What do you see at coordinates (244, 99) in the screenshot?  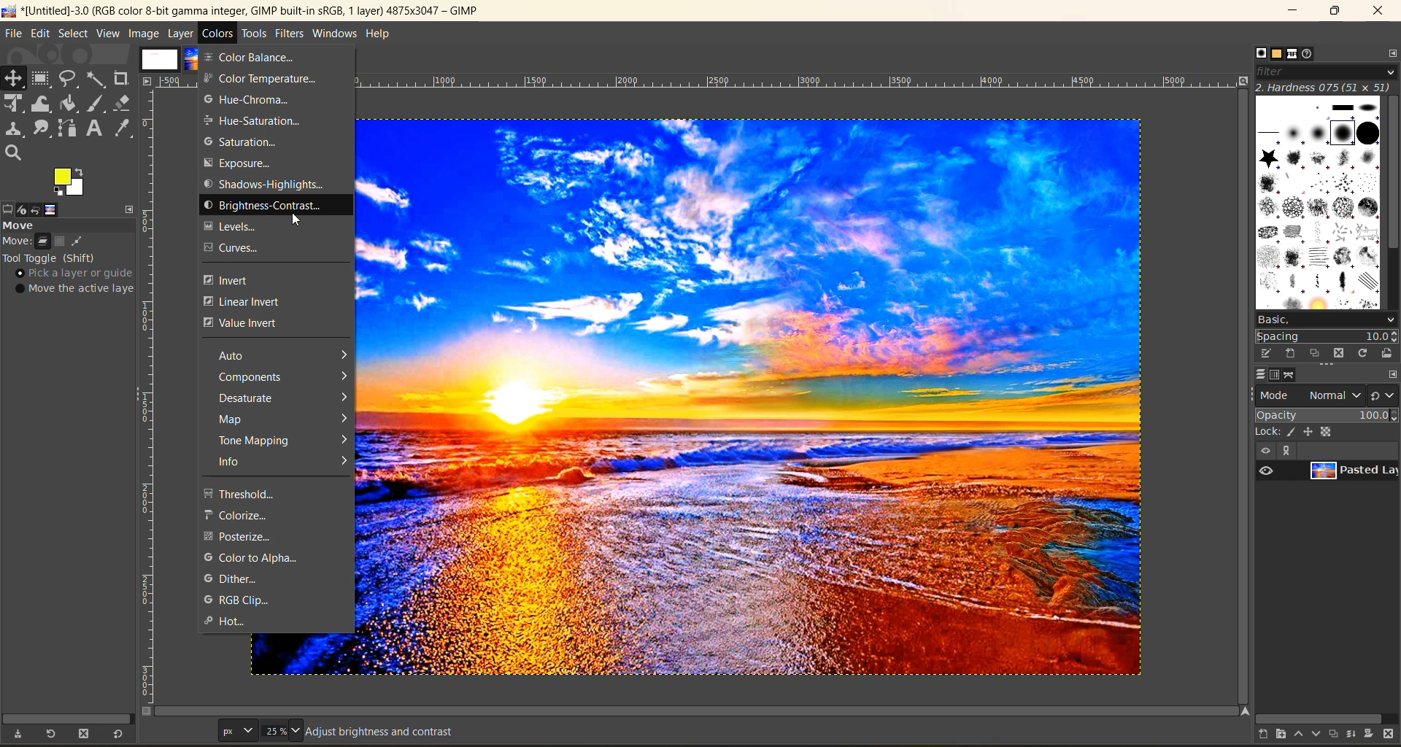 I see `hue chroma` at bounding box center [244, 99].